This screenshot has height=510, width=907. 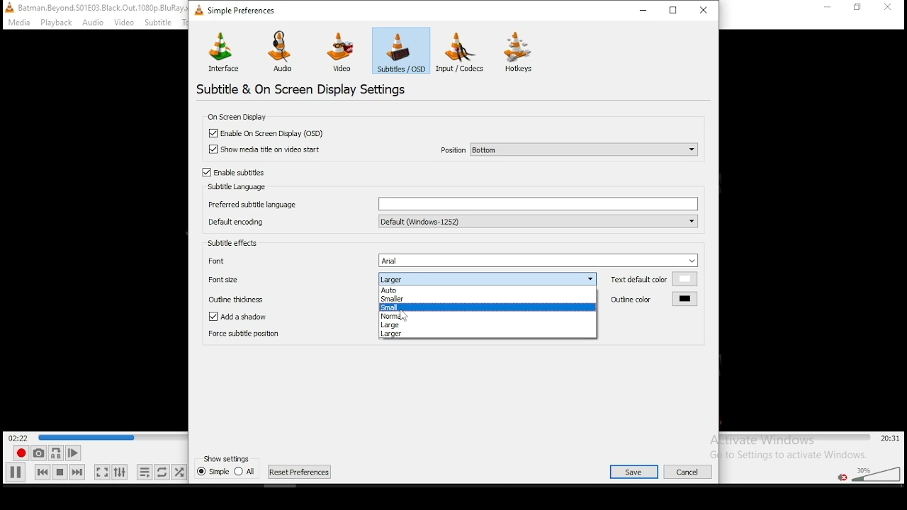 What do you see at coordinates (628, 470) in the screenshot?
I see `` at bounding box center [628, 470].